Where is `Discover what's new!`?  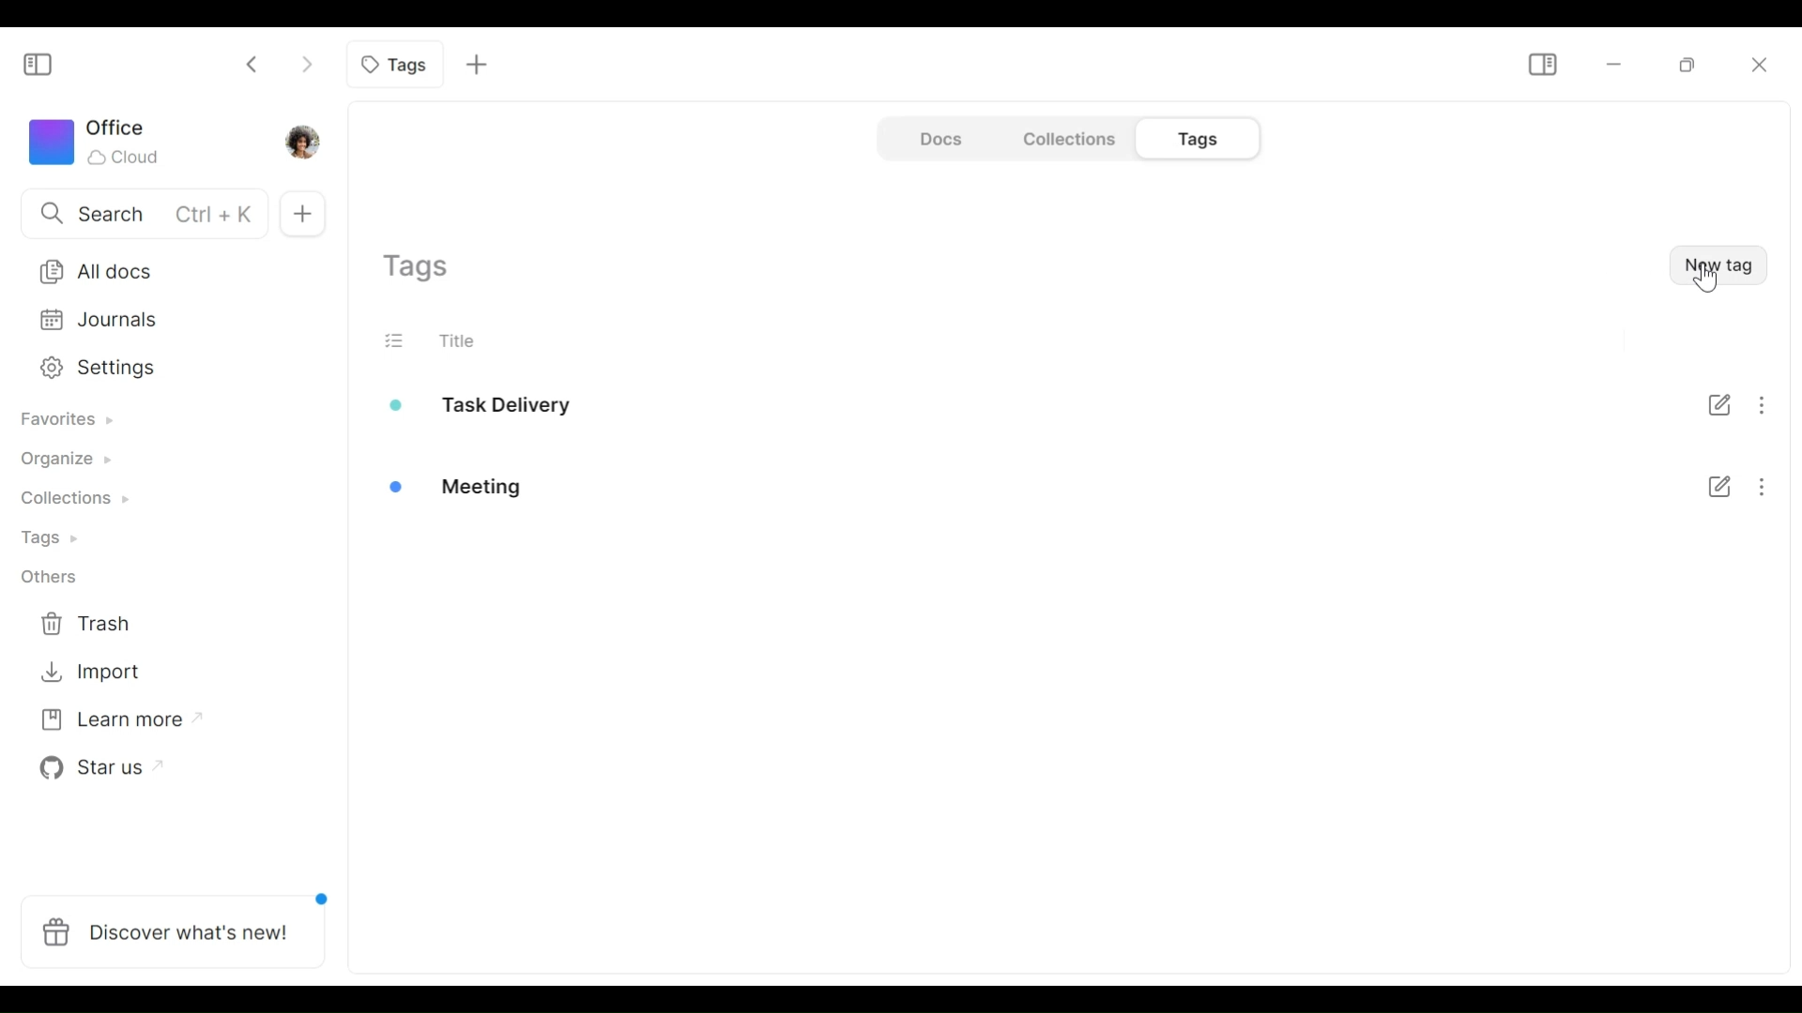
Discover what's new! is located at coordinates (171, 936).